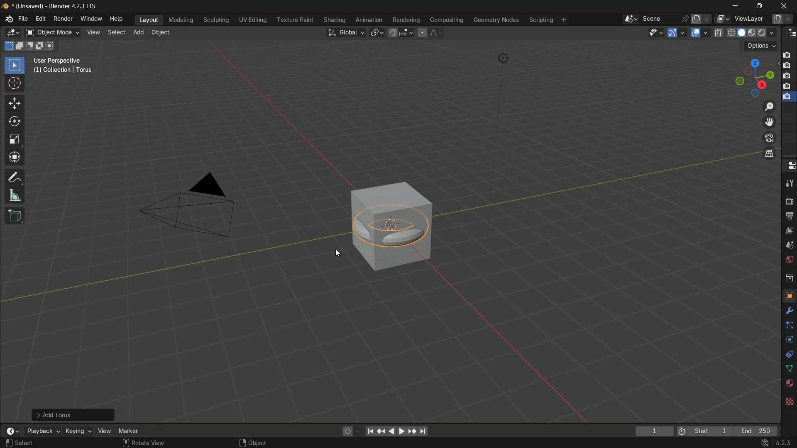  I want to click on uv editing, so click(252, 20).